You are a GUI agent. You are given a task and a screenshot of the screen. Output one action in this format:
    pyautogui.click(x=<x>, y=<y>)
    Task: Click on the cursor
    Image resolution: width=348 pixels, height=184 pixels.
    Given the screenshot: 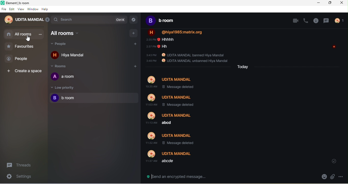 What is the action you would take?
    pyautogui.click(x=28, y=39)
    